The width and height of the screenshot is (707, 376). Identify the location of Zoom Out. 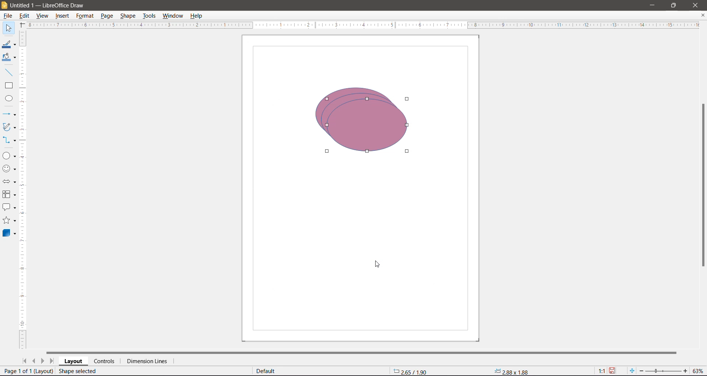
(641, 371).